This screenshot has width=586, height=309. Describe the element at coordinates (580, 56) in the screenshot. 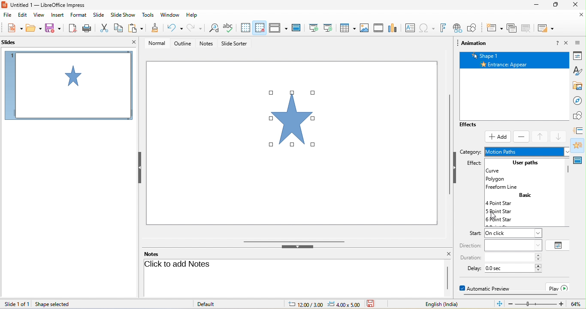

I see `properties` at that location.